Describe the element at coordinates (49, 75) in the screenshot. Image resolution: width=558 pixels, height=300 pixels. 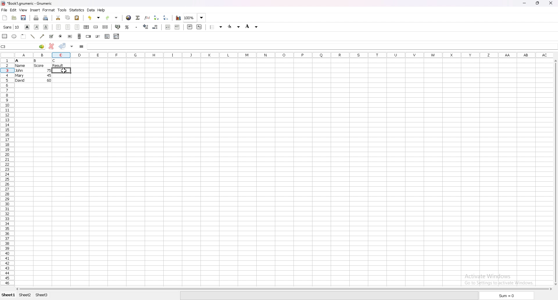
I see `45` at that location.